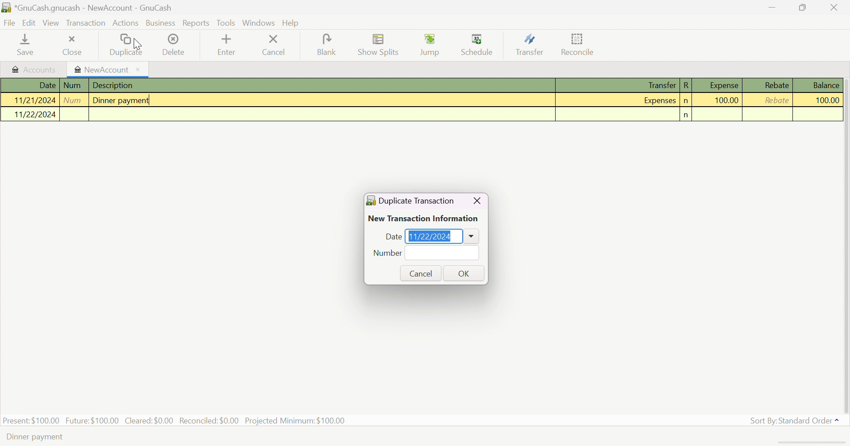 This screenshot has height=446, width=850. Describe the element at coordinates (125, 45) in the screenshot. I see `Duplicate` at that location.